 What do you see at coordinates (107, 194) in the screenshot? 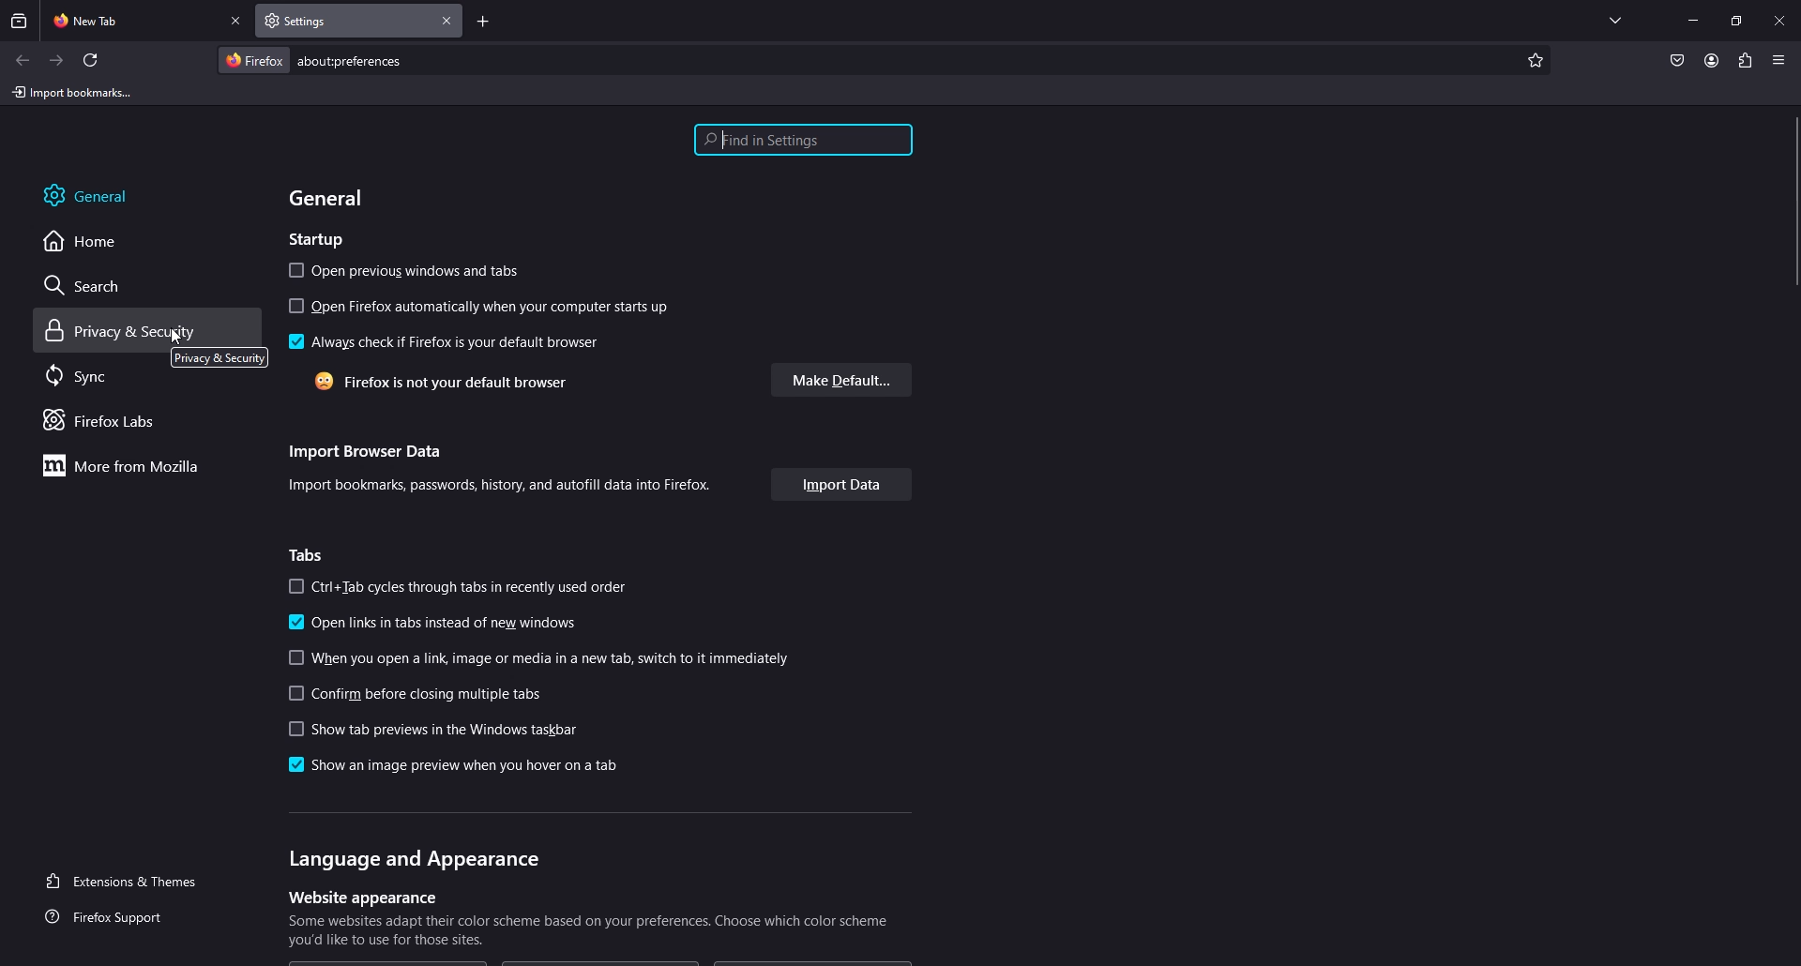
I see `general` at bounding box center [107, 194].